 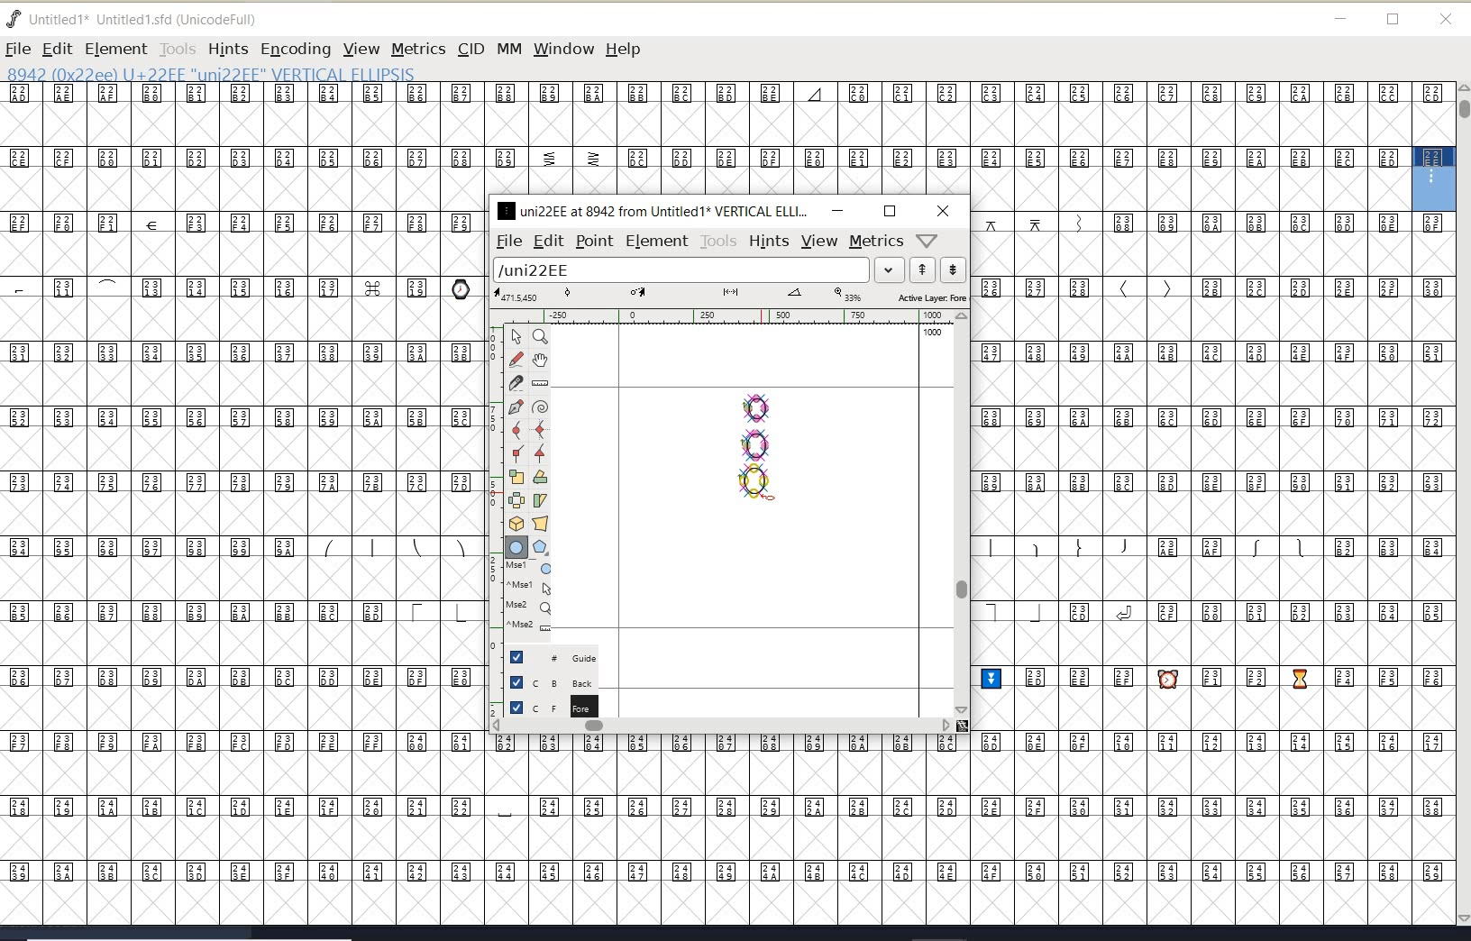 I want to click on restore, so click(x=890, y=211).